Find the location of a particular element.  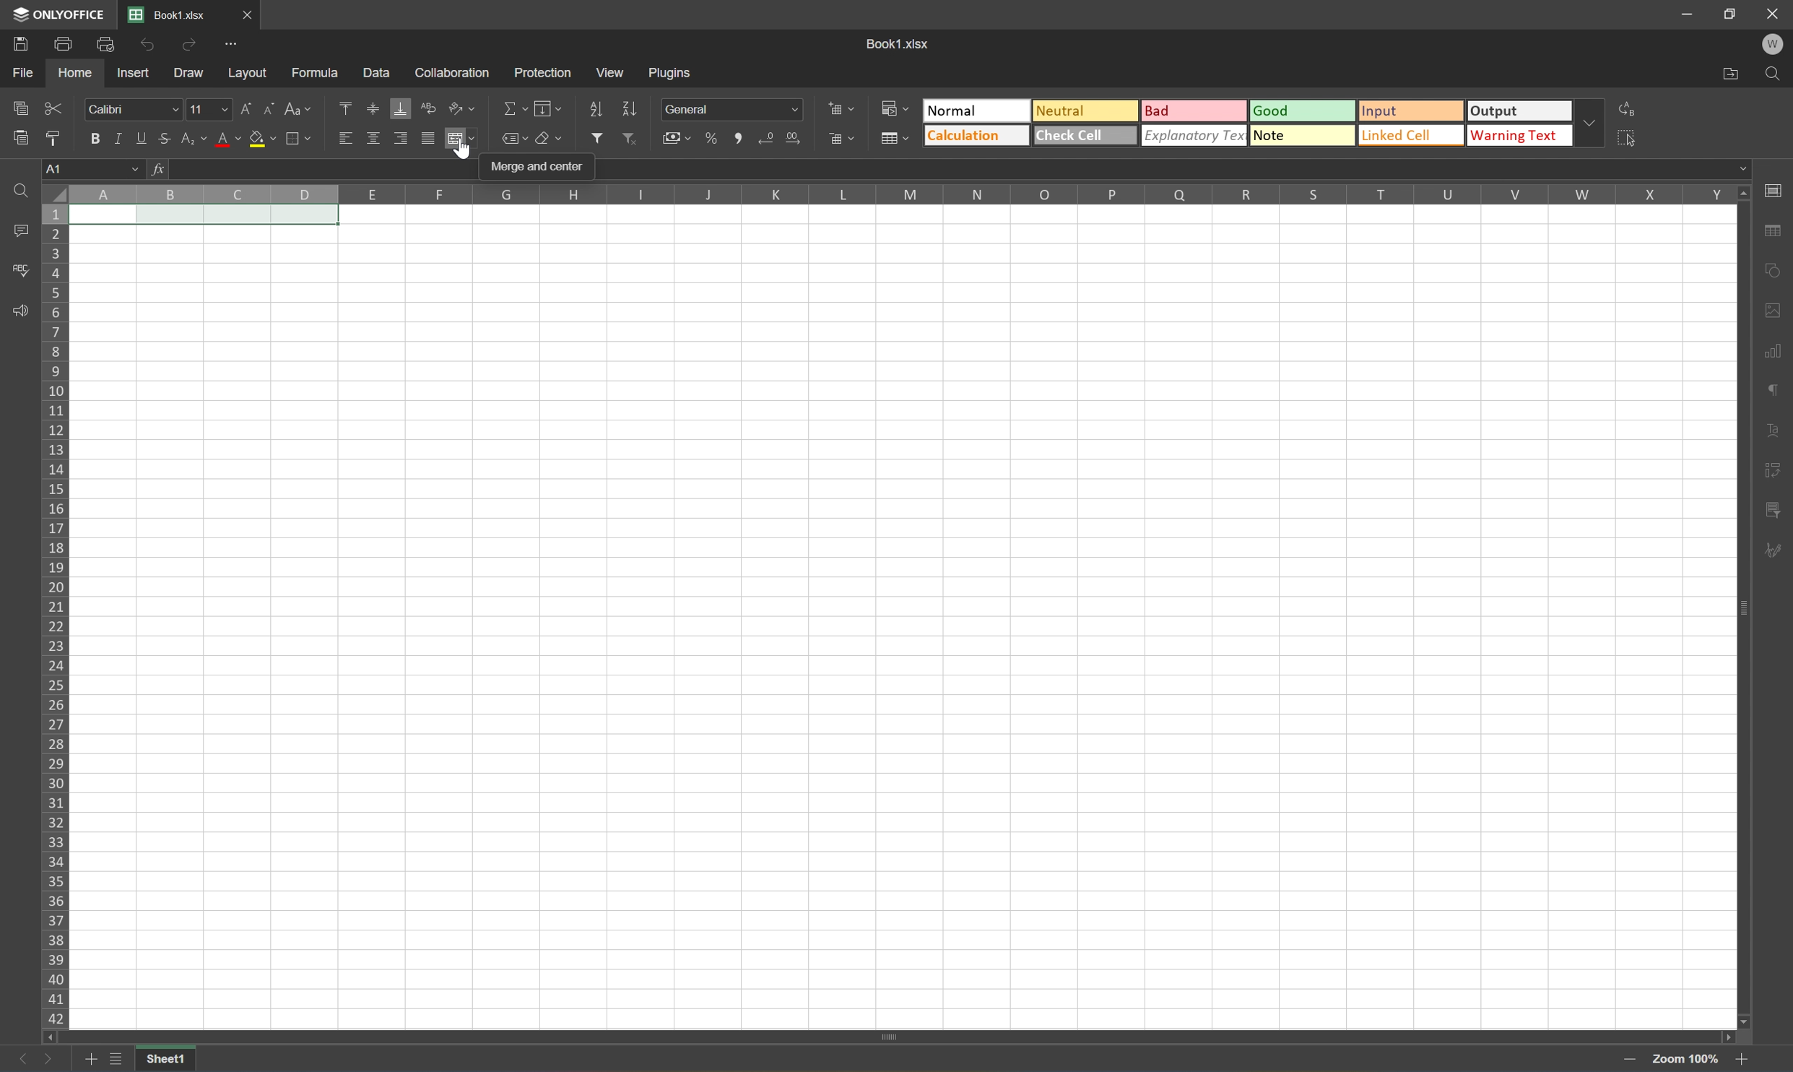

Collaboration is located at coordinates (458, 73).